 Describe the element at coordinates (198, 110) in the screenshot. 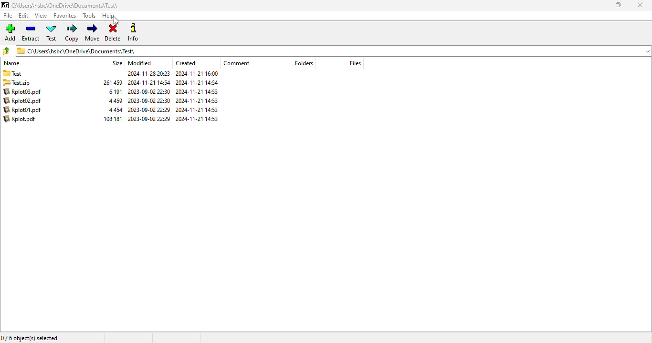

I see `2024-11-21 14:53` at that location.